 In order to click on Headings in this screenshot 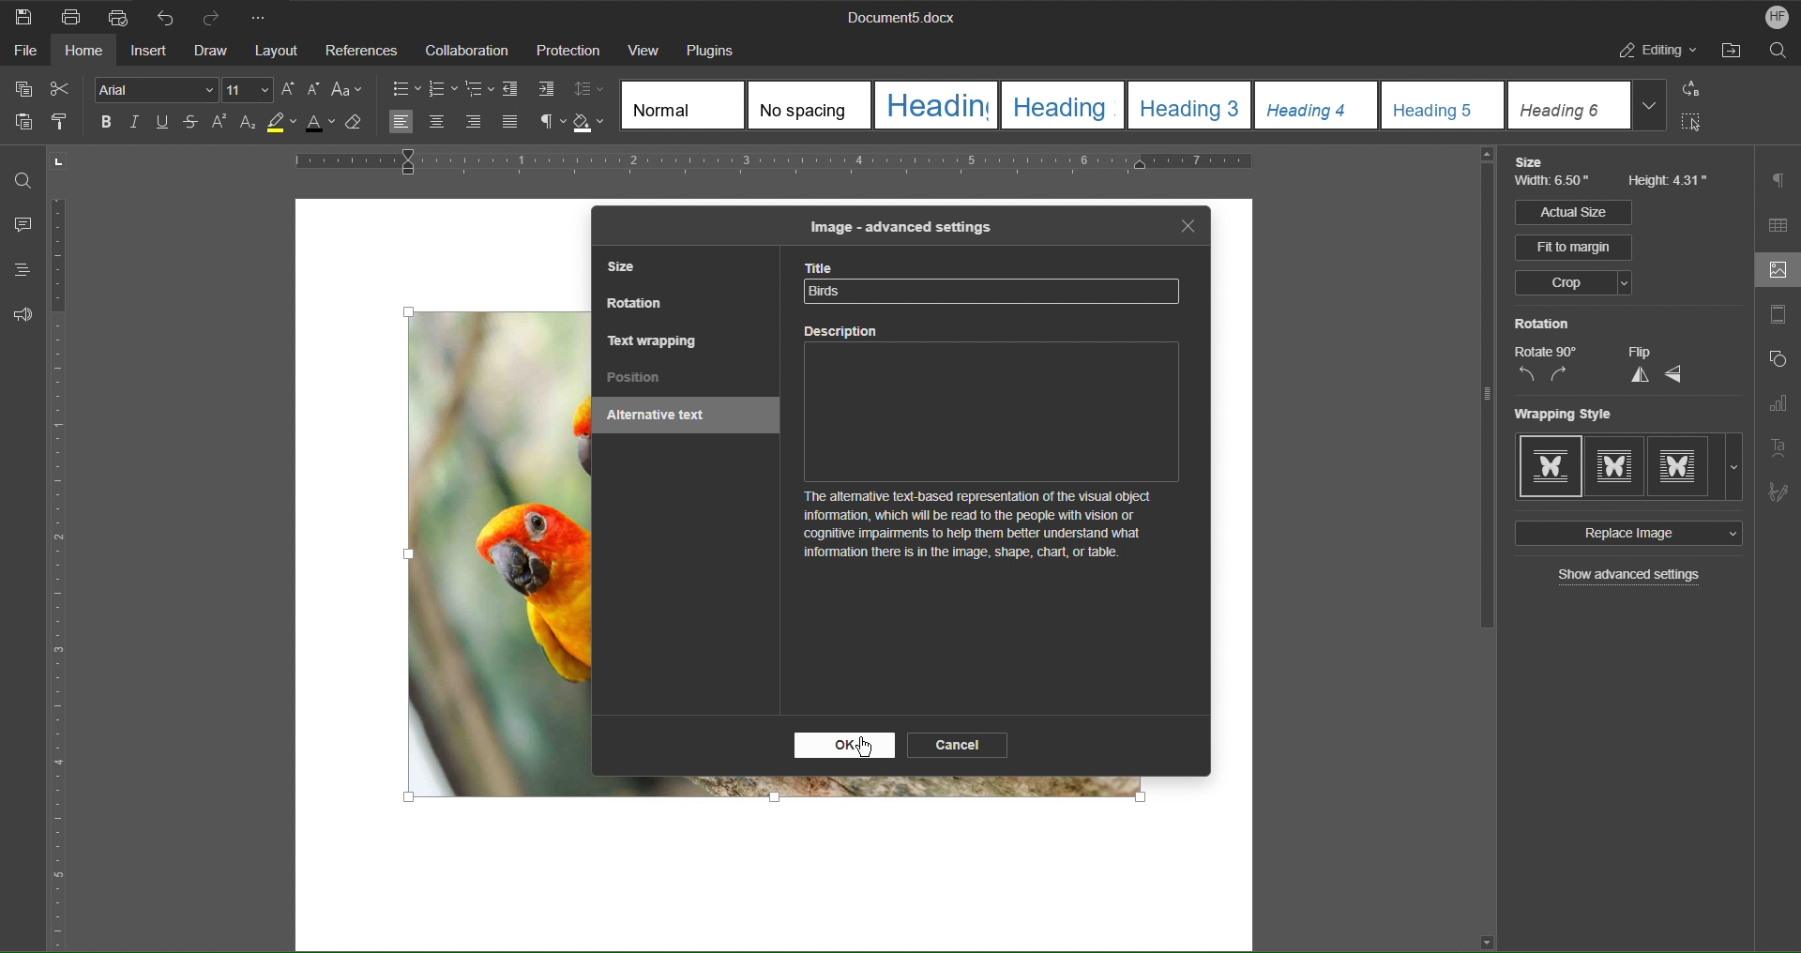, I will do `click(16, 270)`.